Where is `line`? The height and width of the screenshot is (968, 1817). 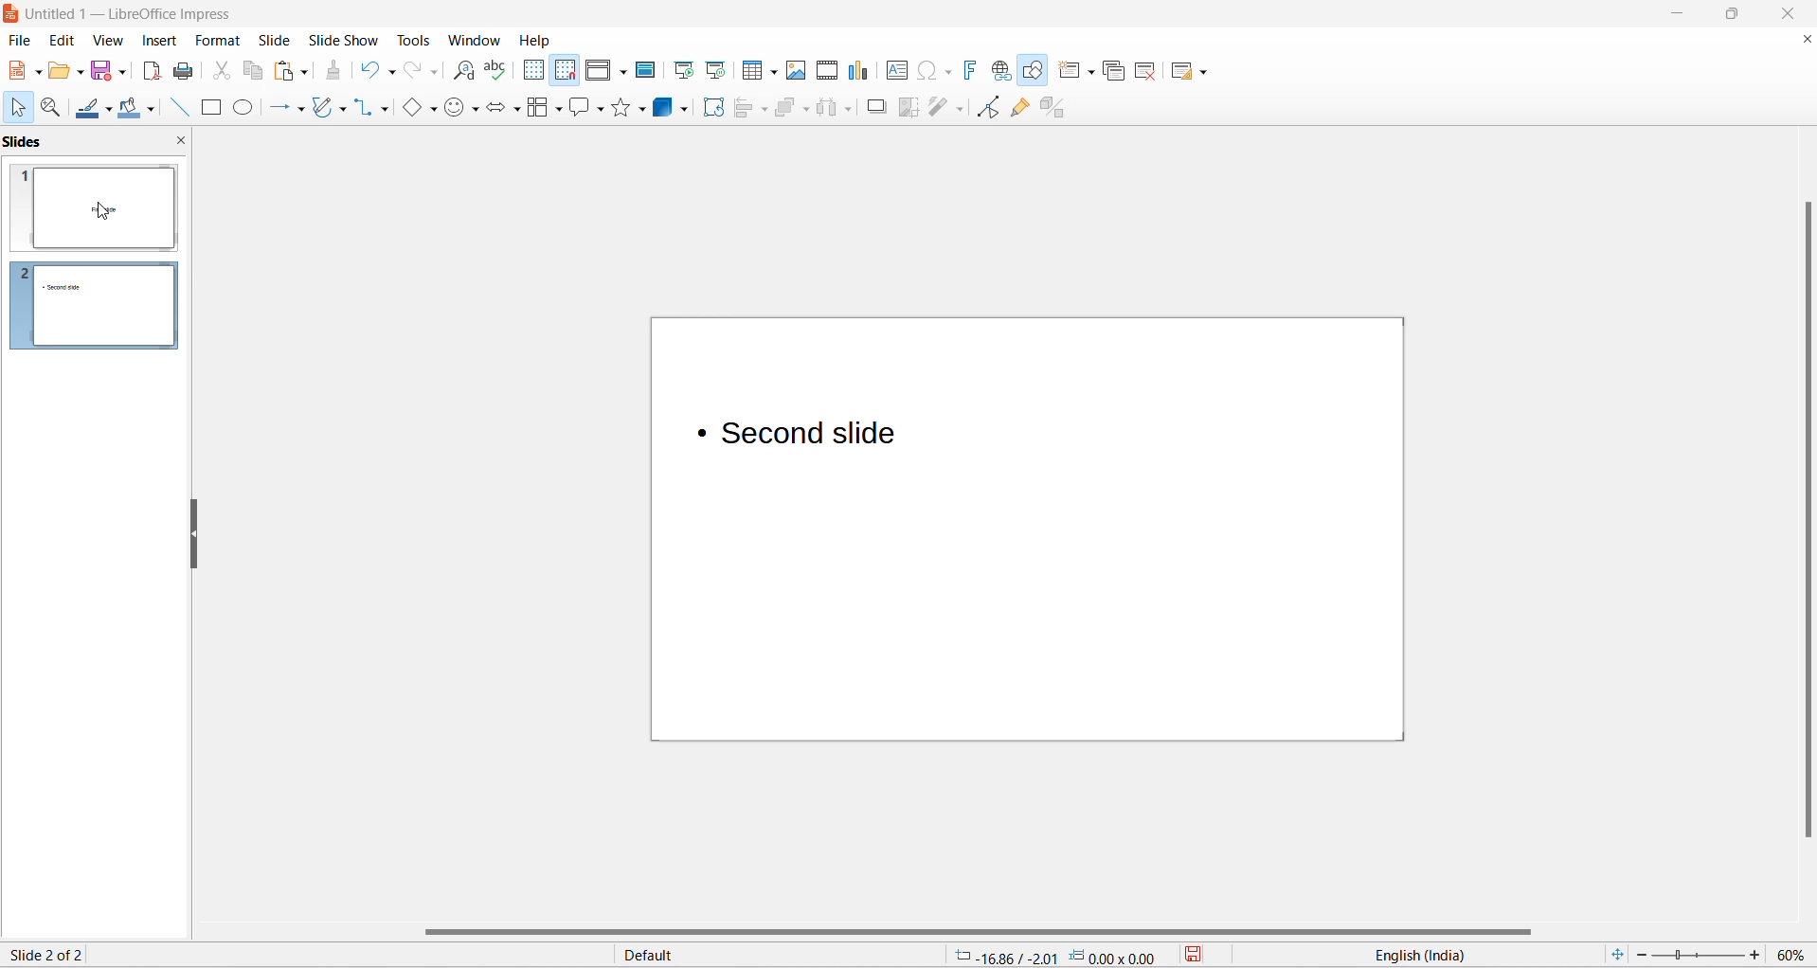 line is located at coordinates (178, 109).